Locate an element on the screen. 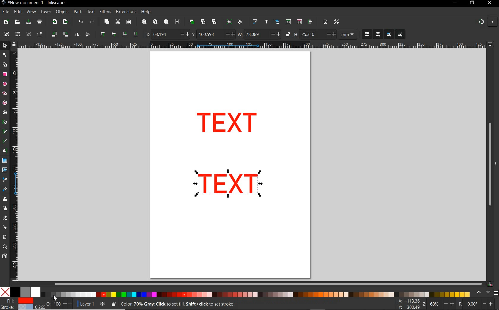  text tool is located at coordinates (5, 151).